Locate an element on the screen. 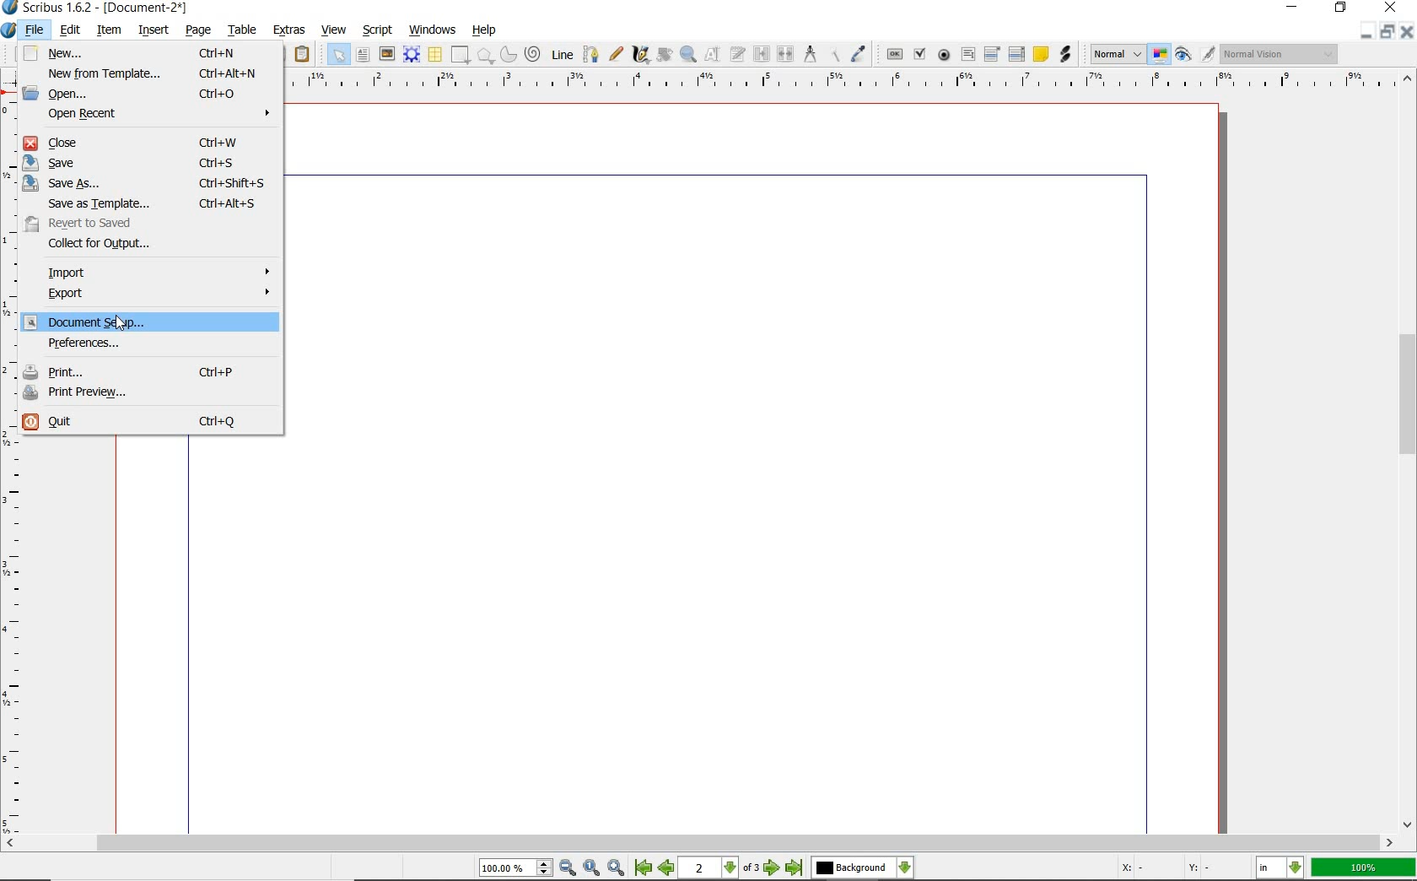  Edit in Preview Mode is located at coordinates (1207, 57).